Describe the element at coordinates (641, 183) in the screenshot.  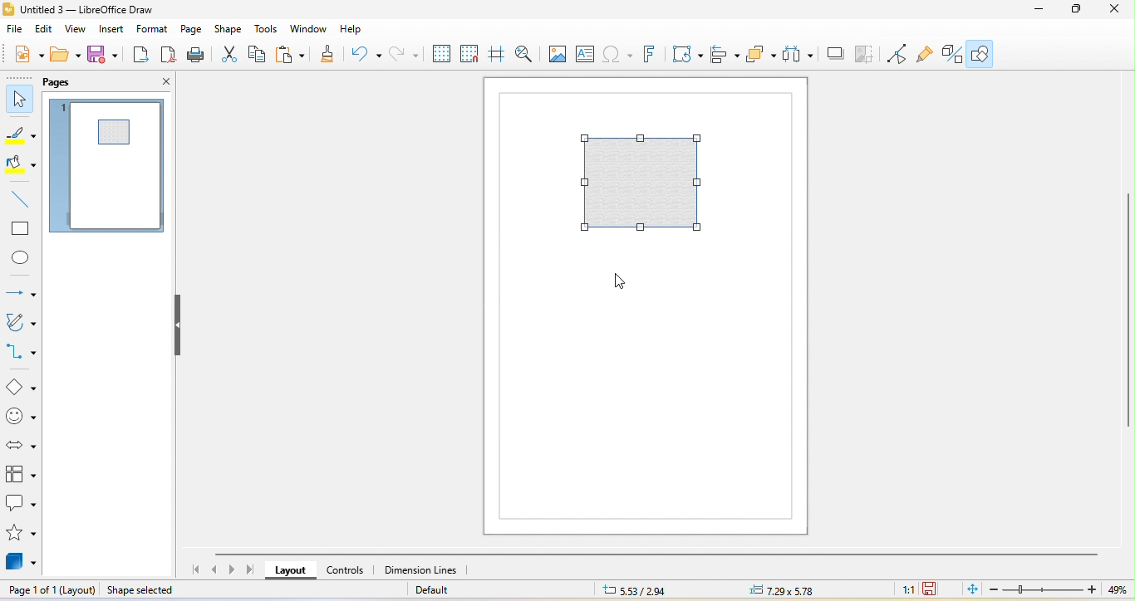
I see `shape` at that location.